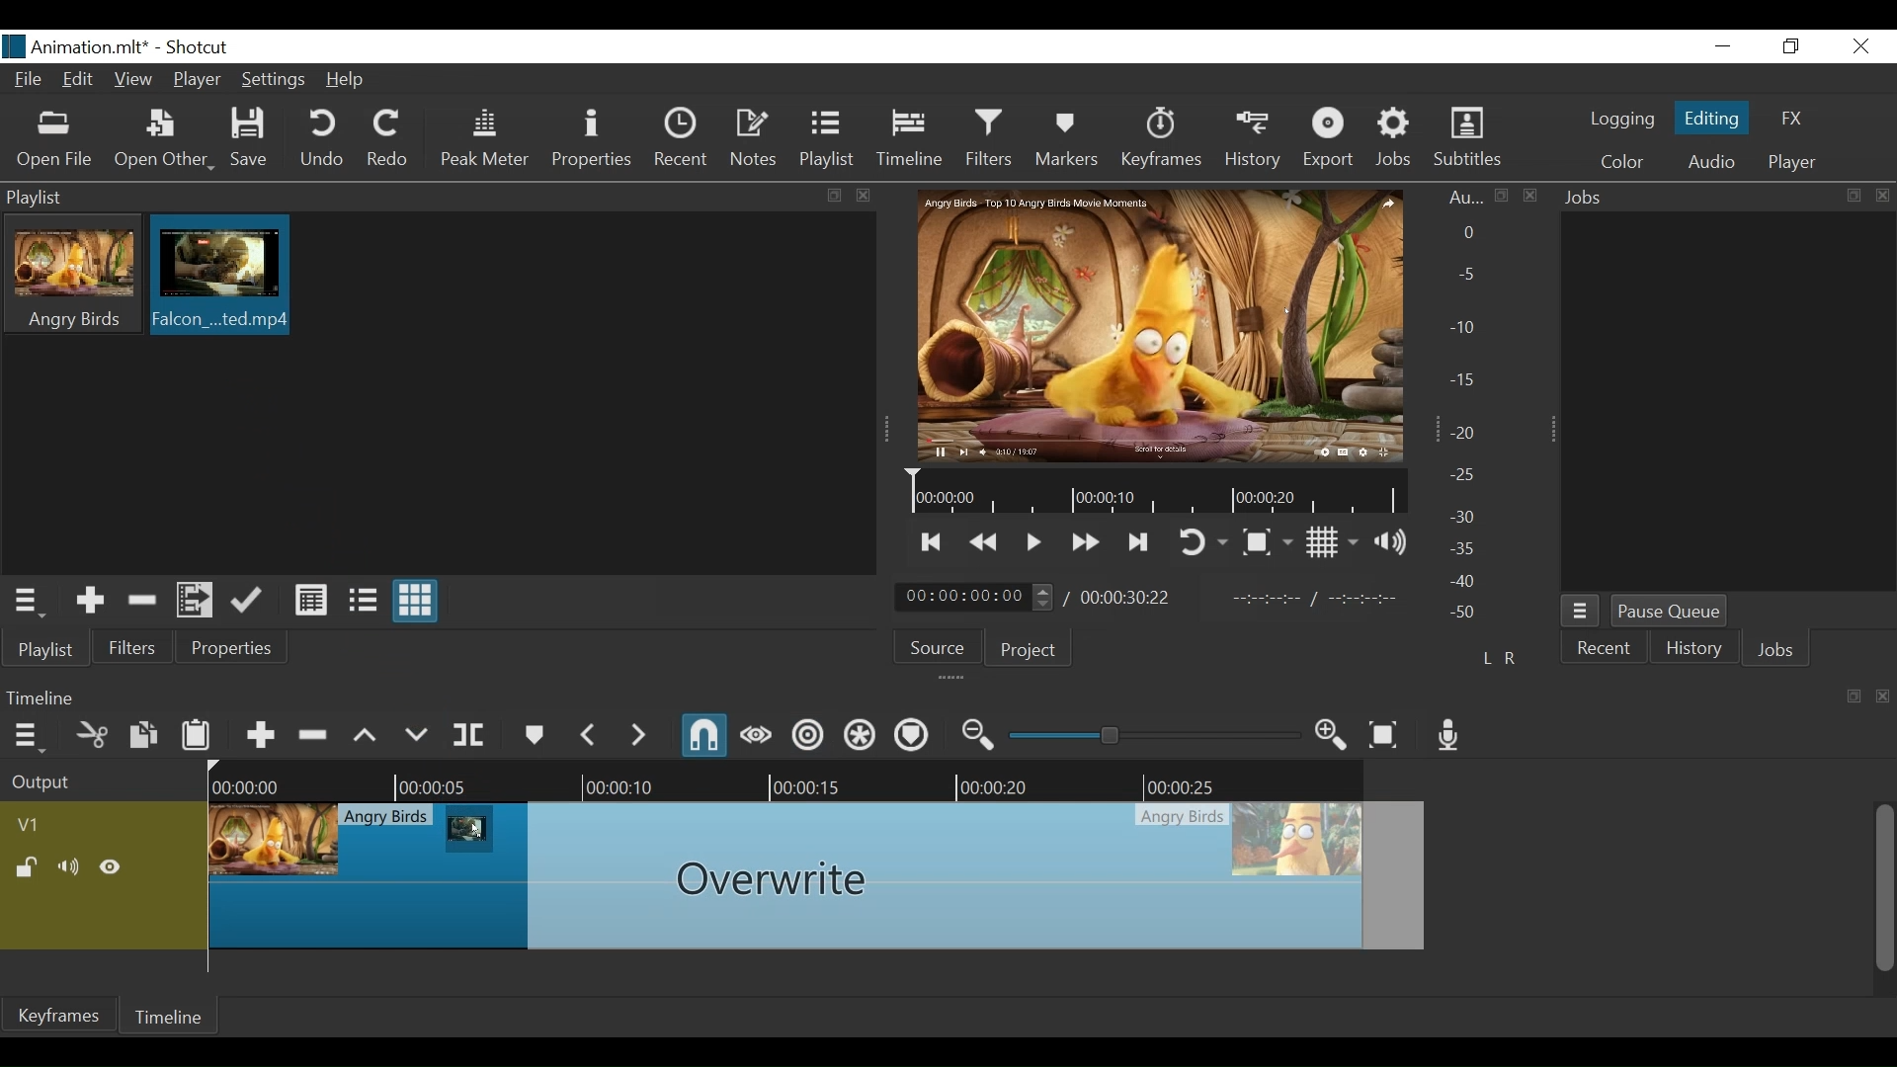  Describe the element at coordinates (706, 737) in the screenshot. I see `Snap` at that location.